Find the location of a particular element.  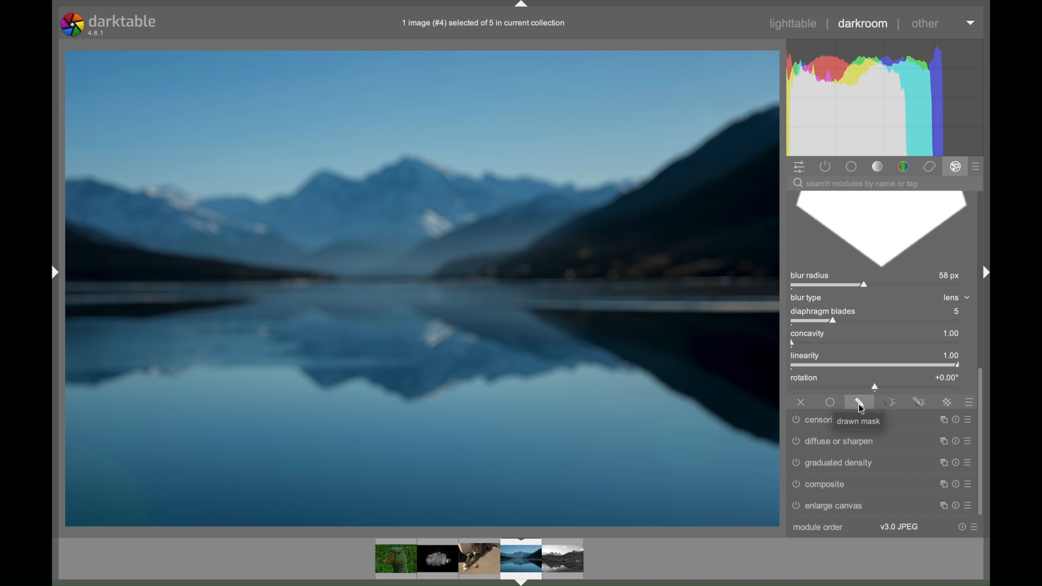

help is located at coordinates (954, 482).